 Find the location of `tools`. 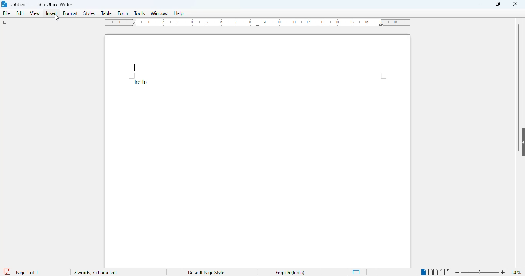

tools is located at coordinates (139, 13).